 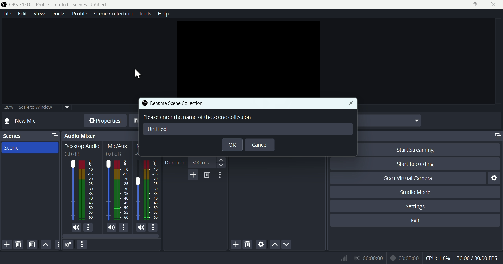 I want to click on Close, so click(x=352, y=103).